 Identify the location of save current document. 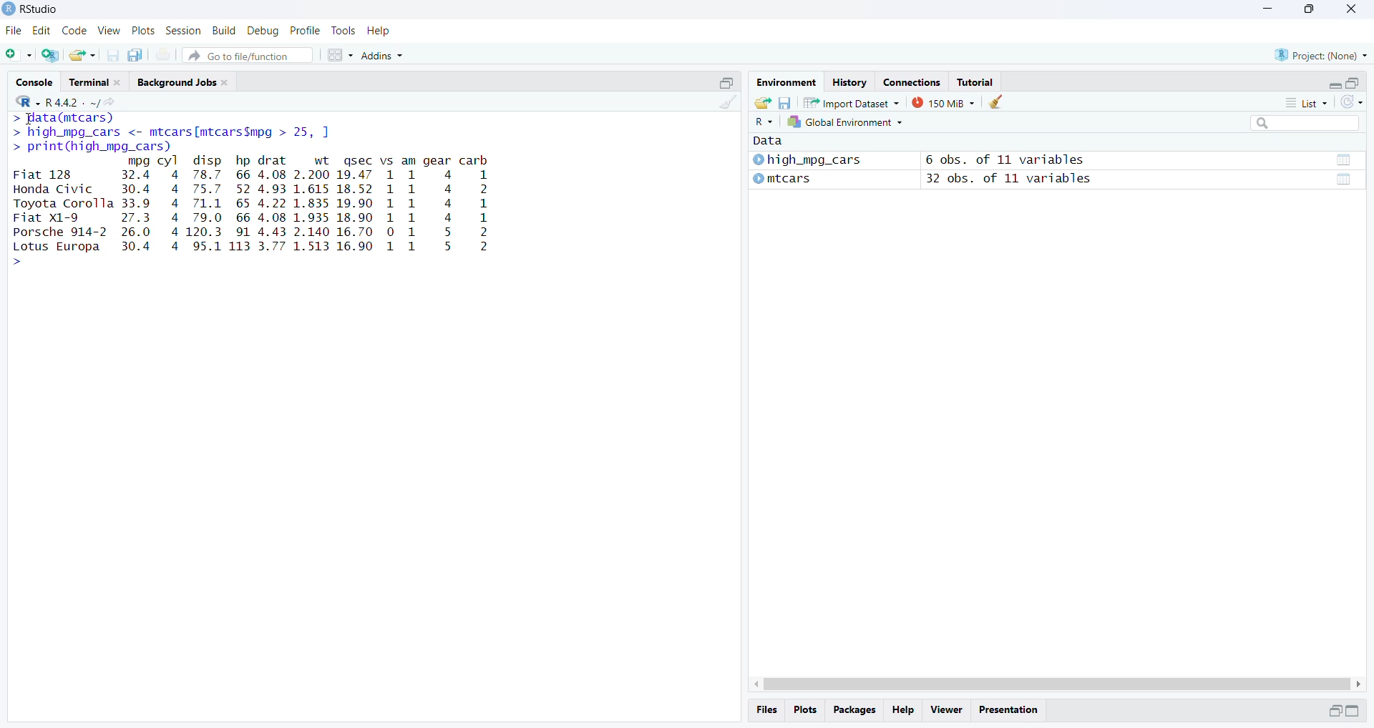
(112, 54).